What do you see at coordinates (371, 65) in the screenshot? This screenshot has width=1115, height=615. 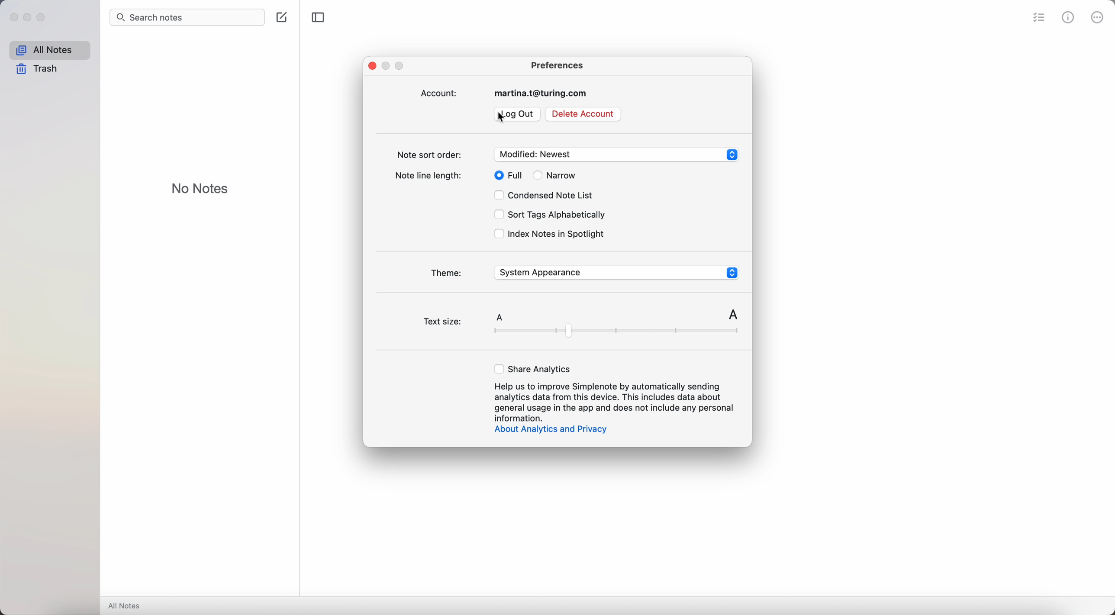 I see `close popup` at bounding box center [371, 65].